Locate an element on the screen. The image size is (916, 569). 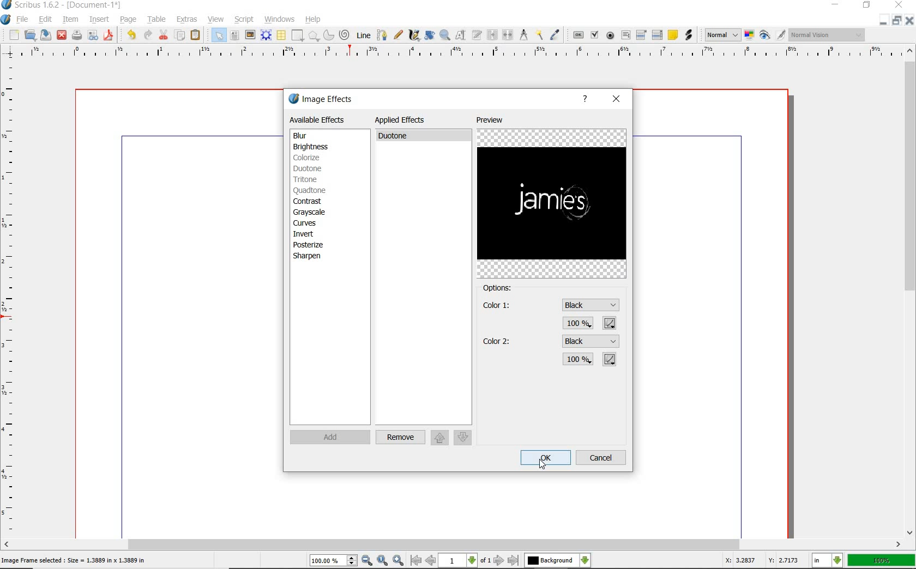
applied effects is located at coordinates (405, 120).